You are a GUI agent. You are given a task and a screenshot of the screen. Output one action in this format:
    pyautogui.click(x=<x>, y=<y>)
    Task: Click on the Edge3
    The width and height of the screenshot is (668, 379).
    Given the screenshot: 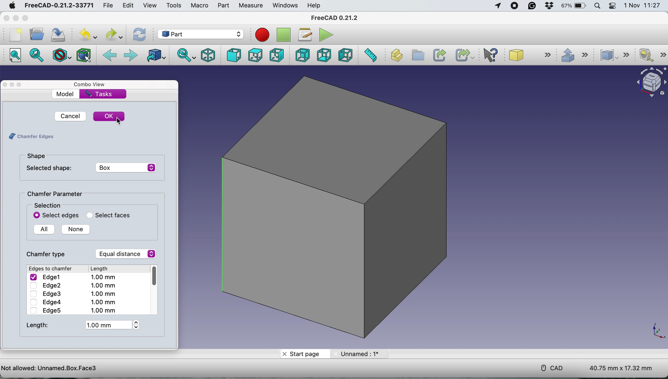 What is the action you would take?
    pyautogui.click(x=75, y=294)
    